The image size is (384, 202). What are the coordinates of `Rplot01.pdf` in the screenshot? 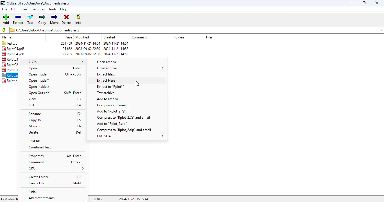 It's located at (13, 70).